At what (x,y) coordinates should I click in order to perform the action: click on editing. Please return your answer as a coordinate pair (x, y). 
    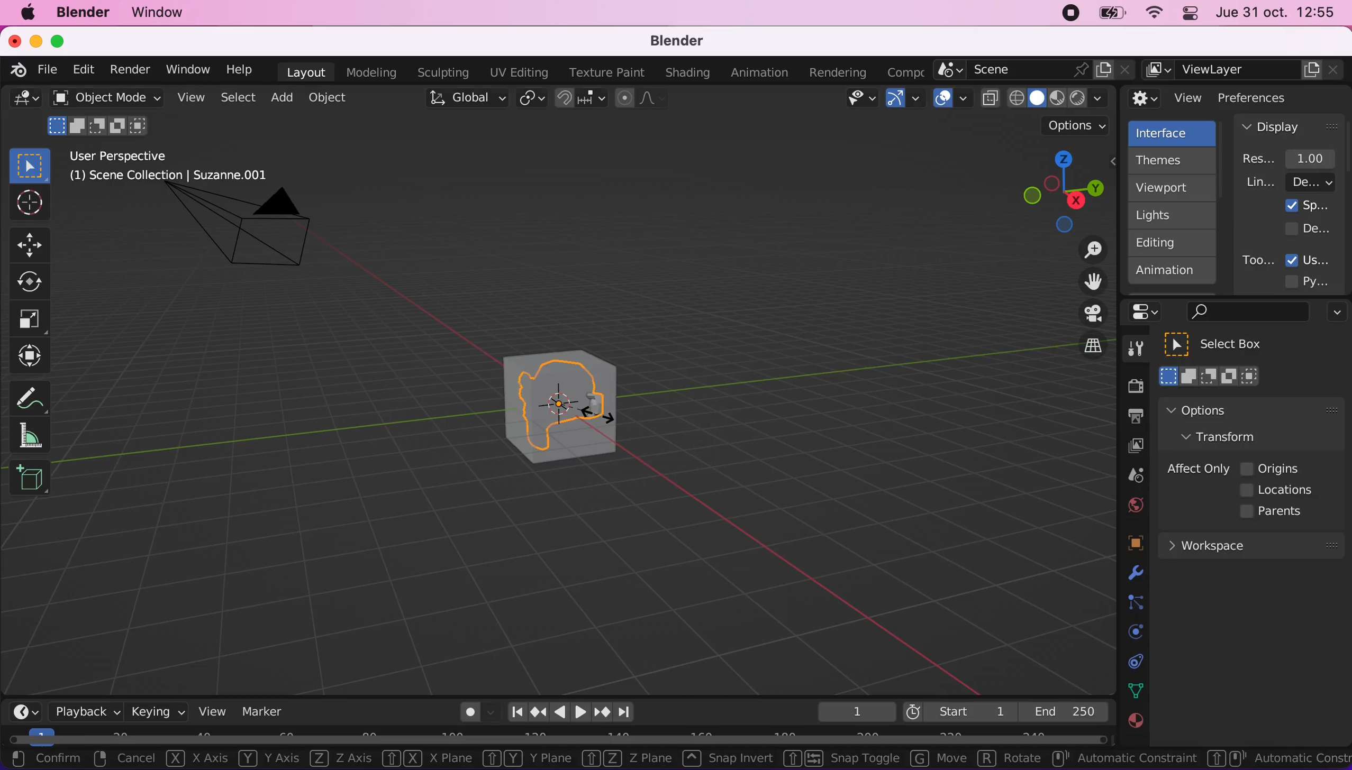
    Looking at the image, I should click on (1167, 242).